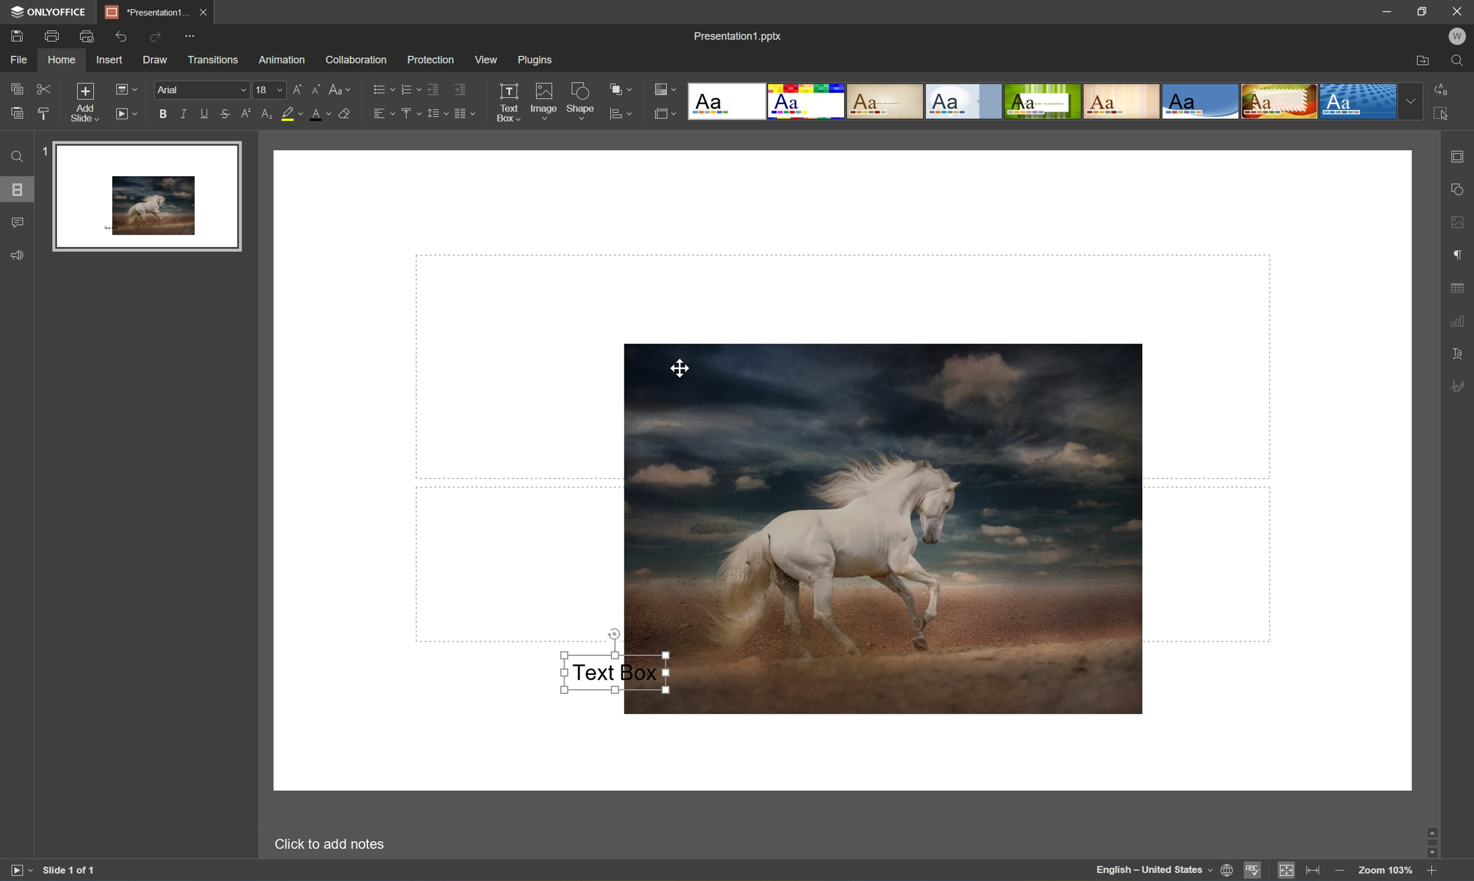 The height and width of the screenshot is (881, 1474). I want to click on Plugins, so click(539, 61).